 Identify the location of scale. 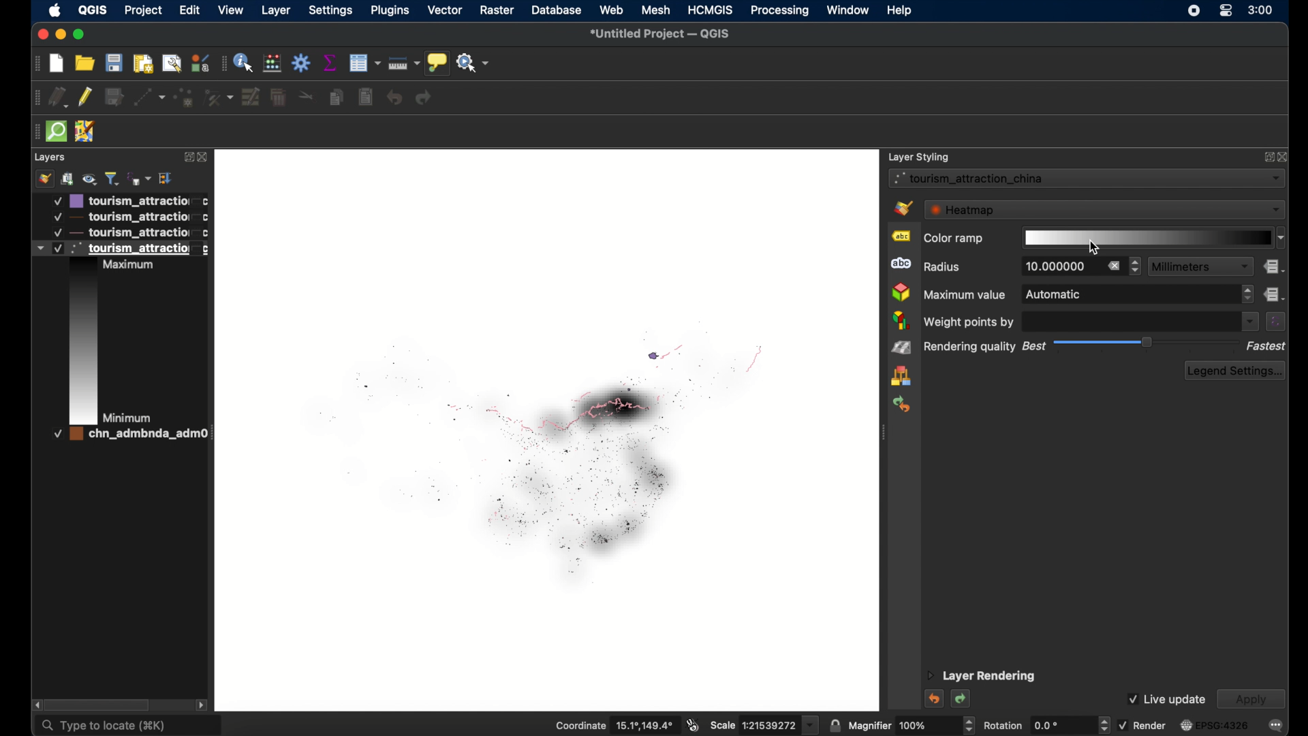
(764, 724).